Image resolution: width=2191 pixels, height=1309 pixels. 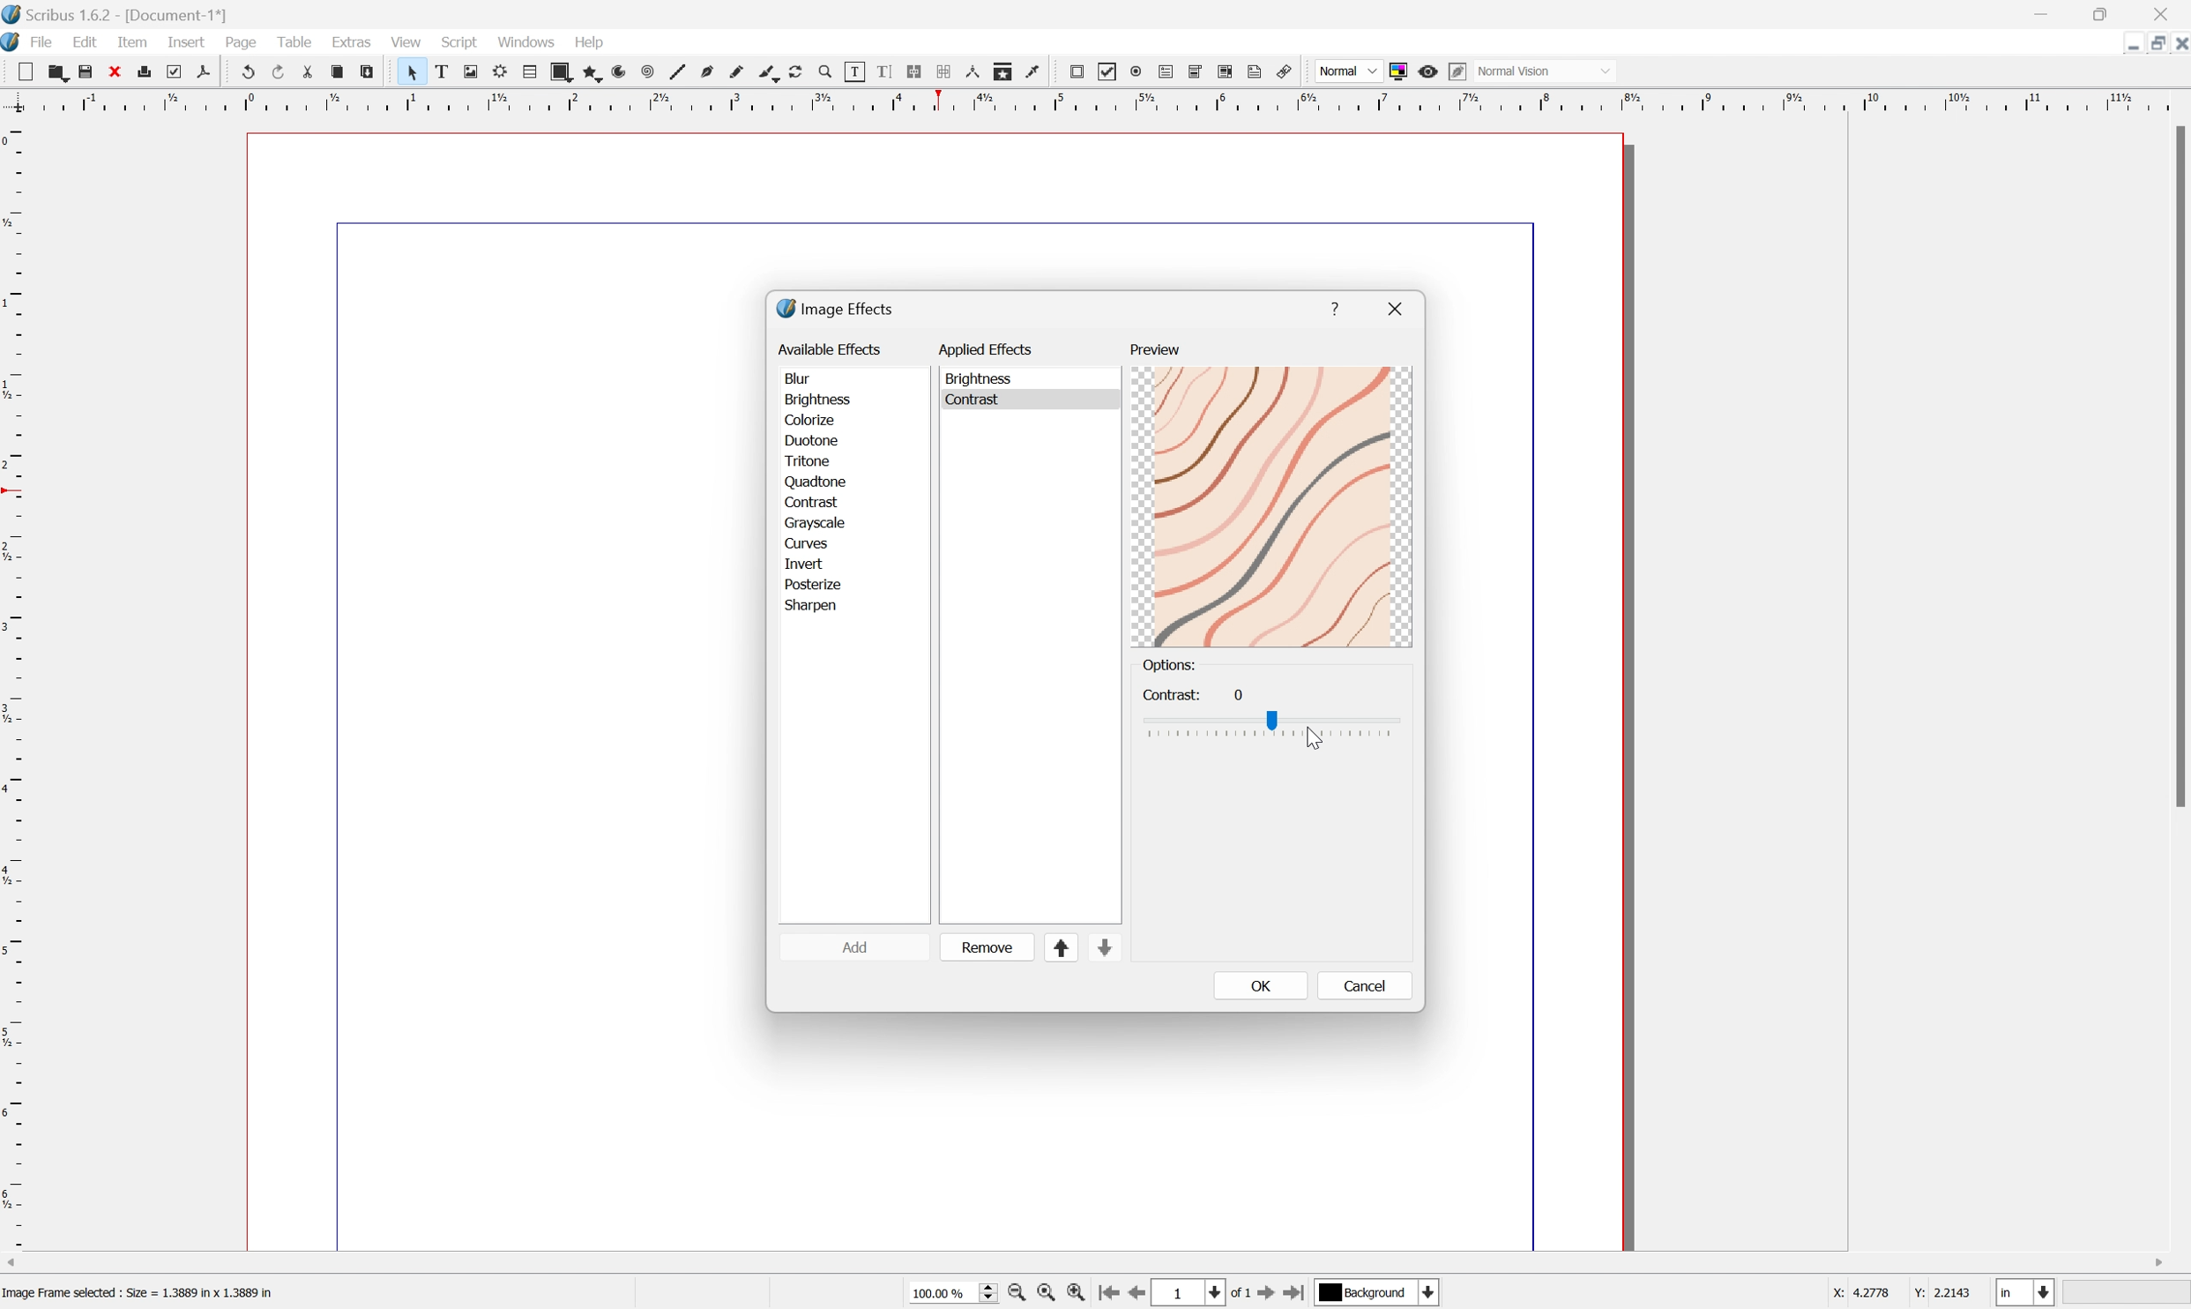 I want to click on Preview mode, so click(x=1428, y=71).